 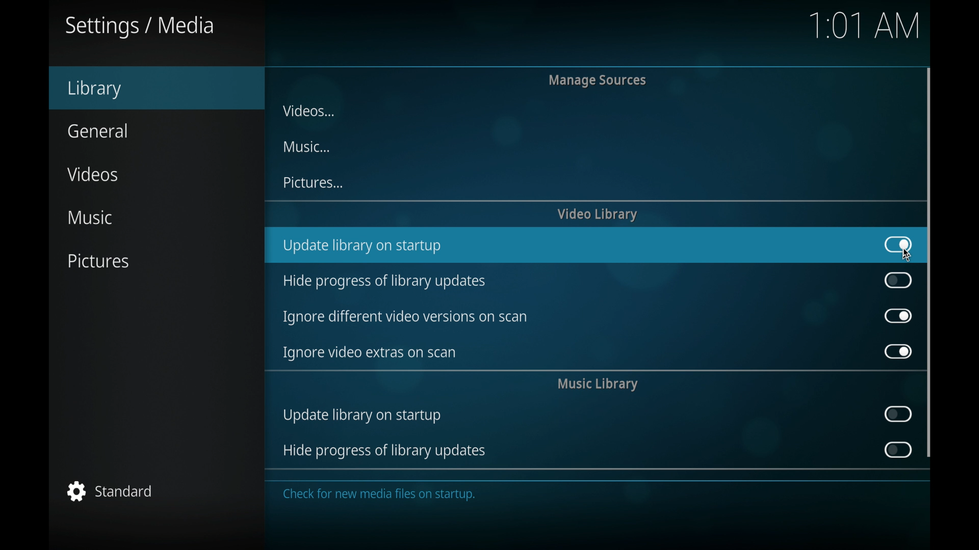 I want to click on videos, so click(x=307, y=110).